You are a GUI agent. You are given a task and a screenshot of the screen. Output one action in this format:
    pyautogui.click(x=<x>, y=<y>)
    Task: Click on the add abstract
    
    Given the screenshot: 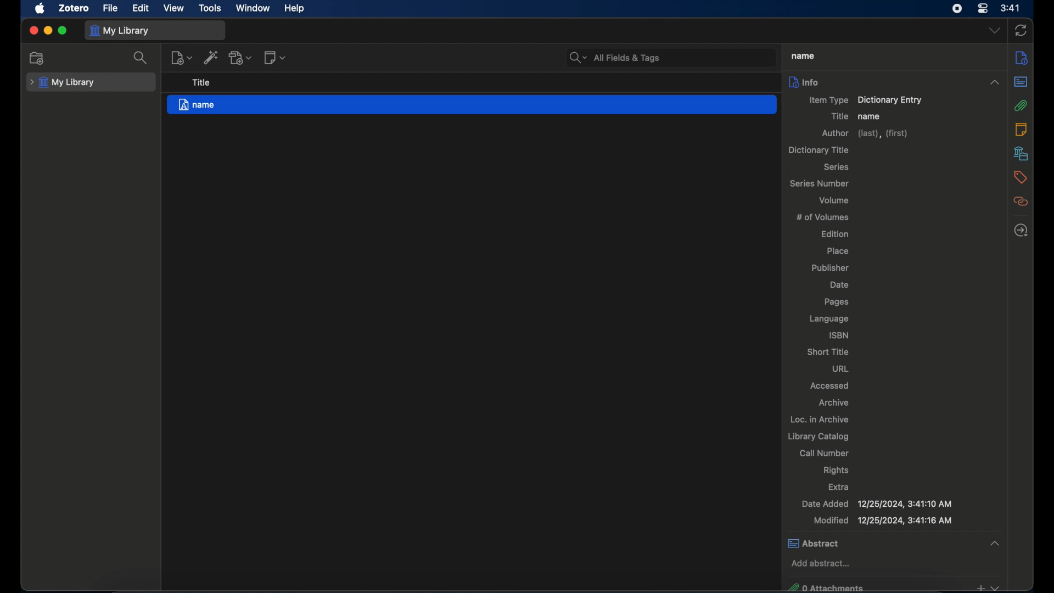 What is the action you would take?
    pyautogui.click(x=821, y=563)
    